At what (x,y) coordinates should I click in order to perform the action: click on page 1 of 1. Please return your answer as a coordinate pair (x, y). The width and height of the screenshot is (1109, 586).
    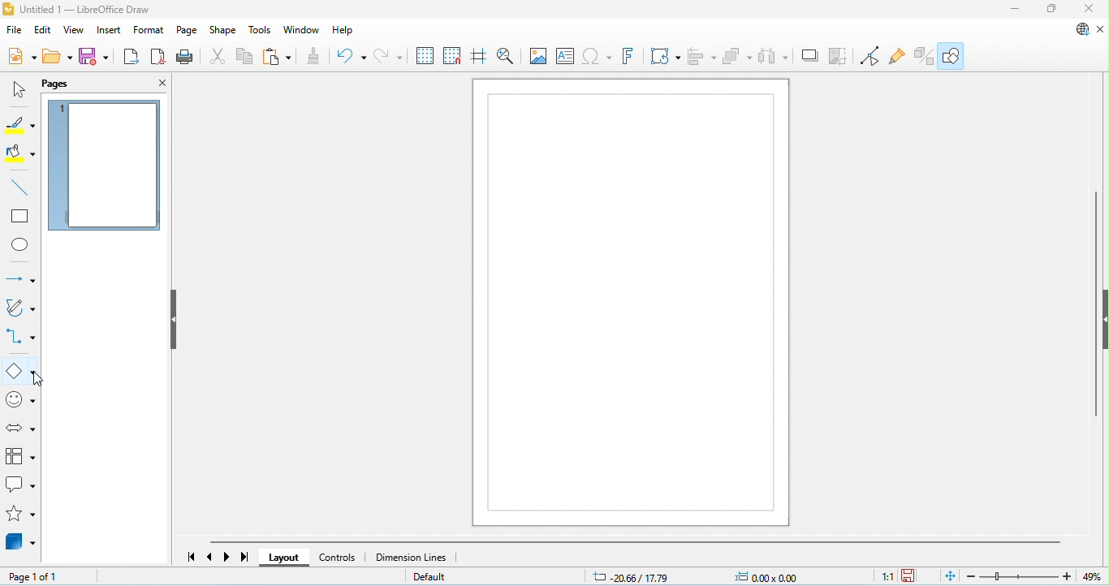
    Looking at the image, I should click on (32, 576).